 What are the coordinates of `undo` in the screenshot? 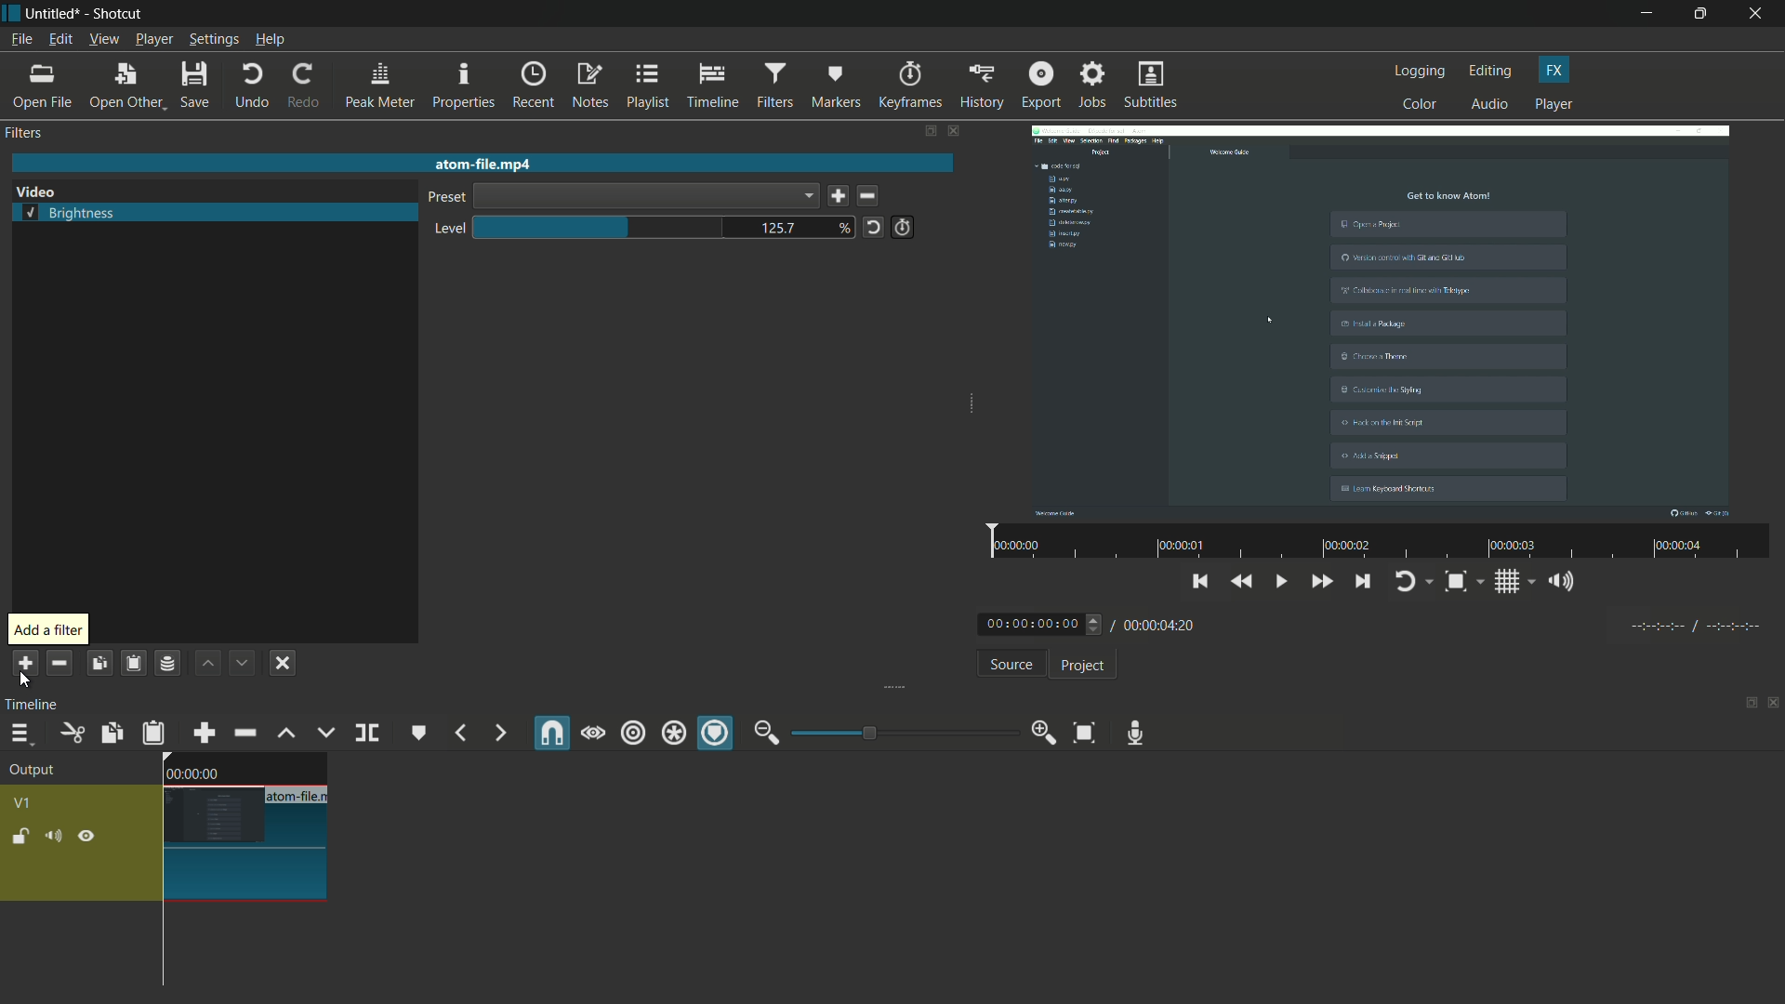 It's located at (251, 86).